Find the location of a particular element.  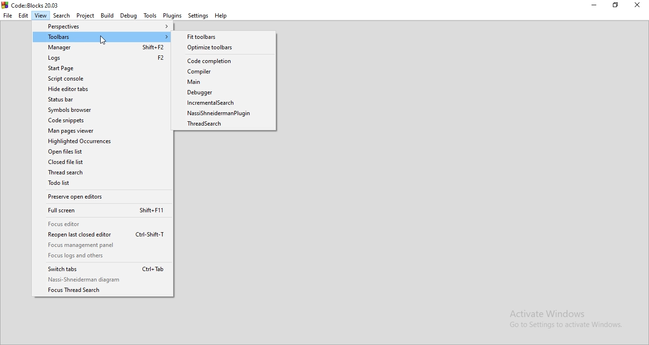

Tools  is located at coordinates (151, 16).